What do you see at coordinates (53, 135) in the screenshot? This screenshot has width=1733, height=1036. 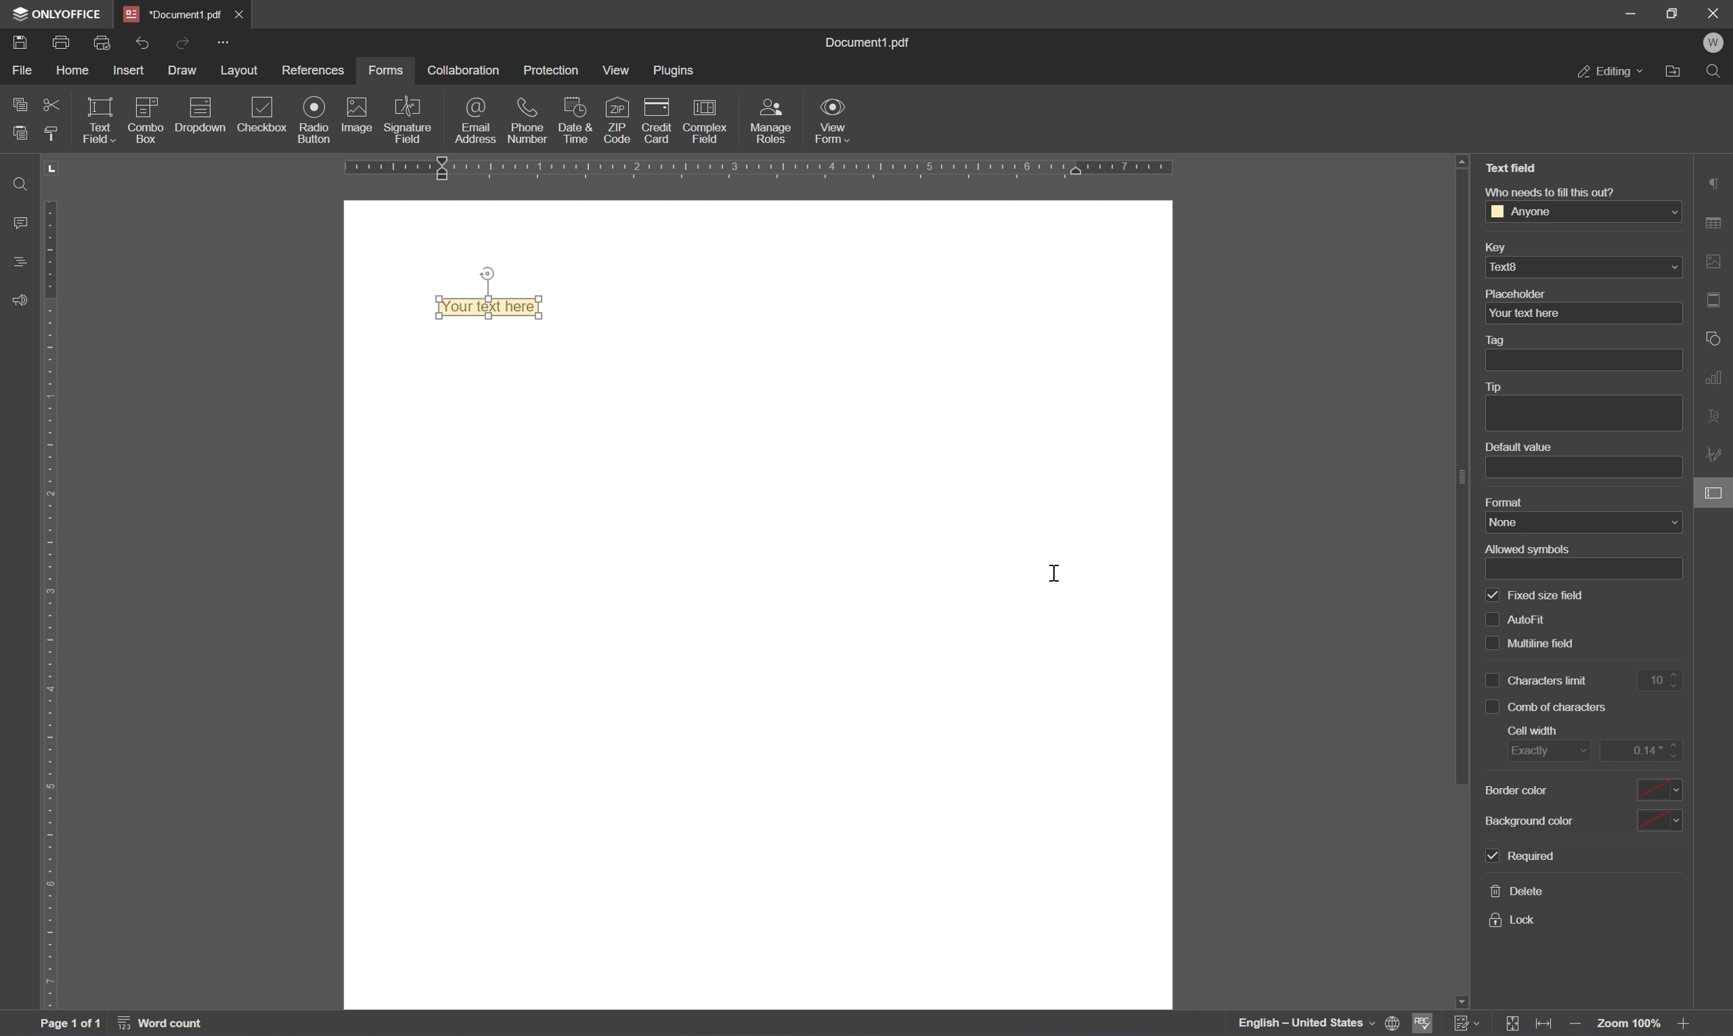 I see `clear style` at bounding box center [53, 135].